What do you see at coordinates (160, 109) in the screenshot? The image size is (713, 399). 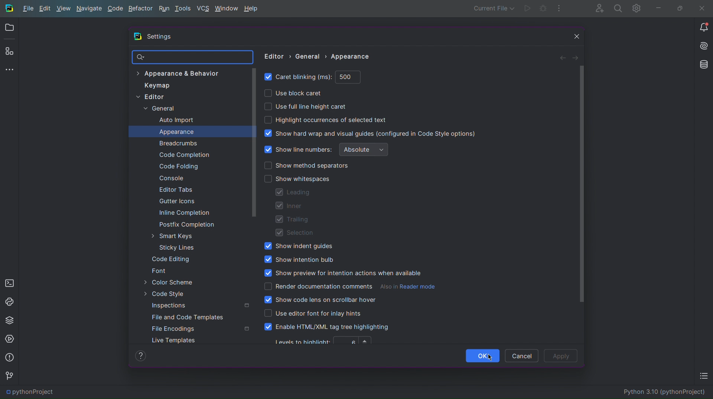 I see `General` at bounding box center [160, 109].